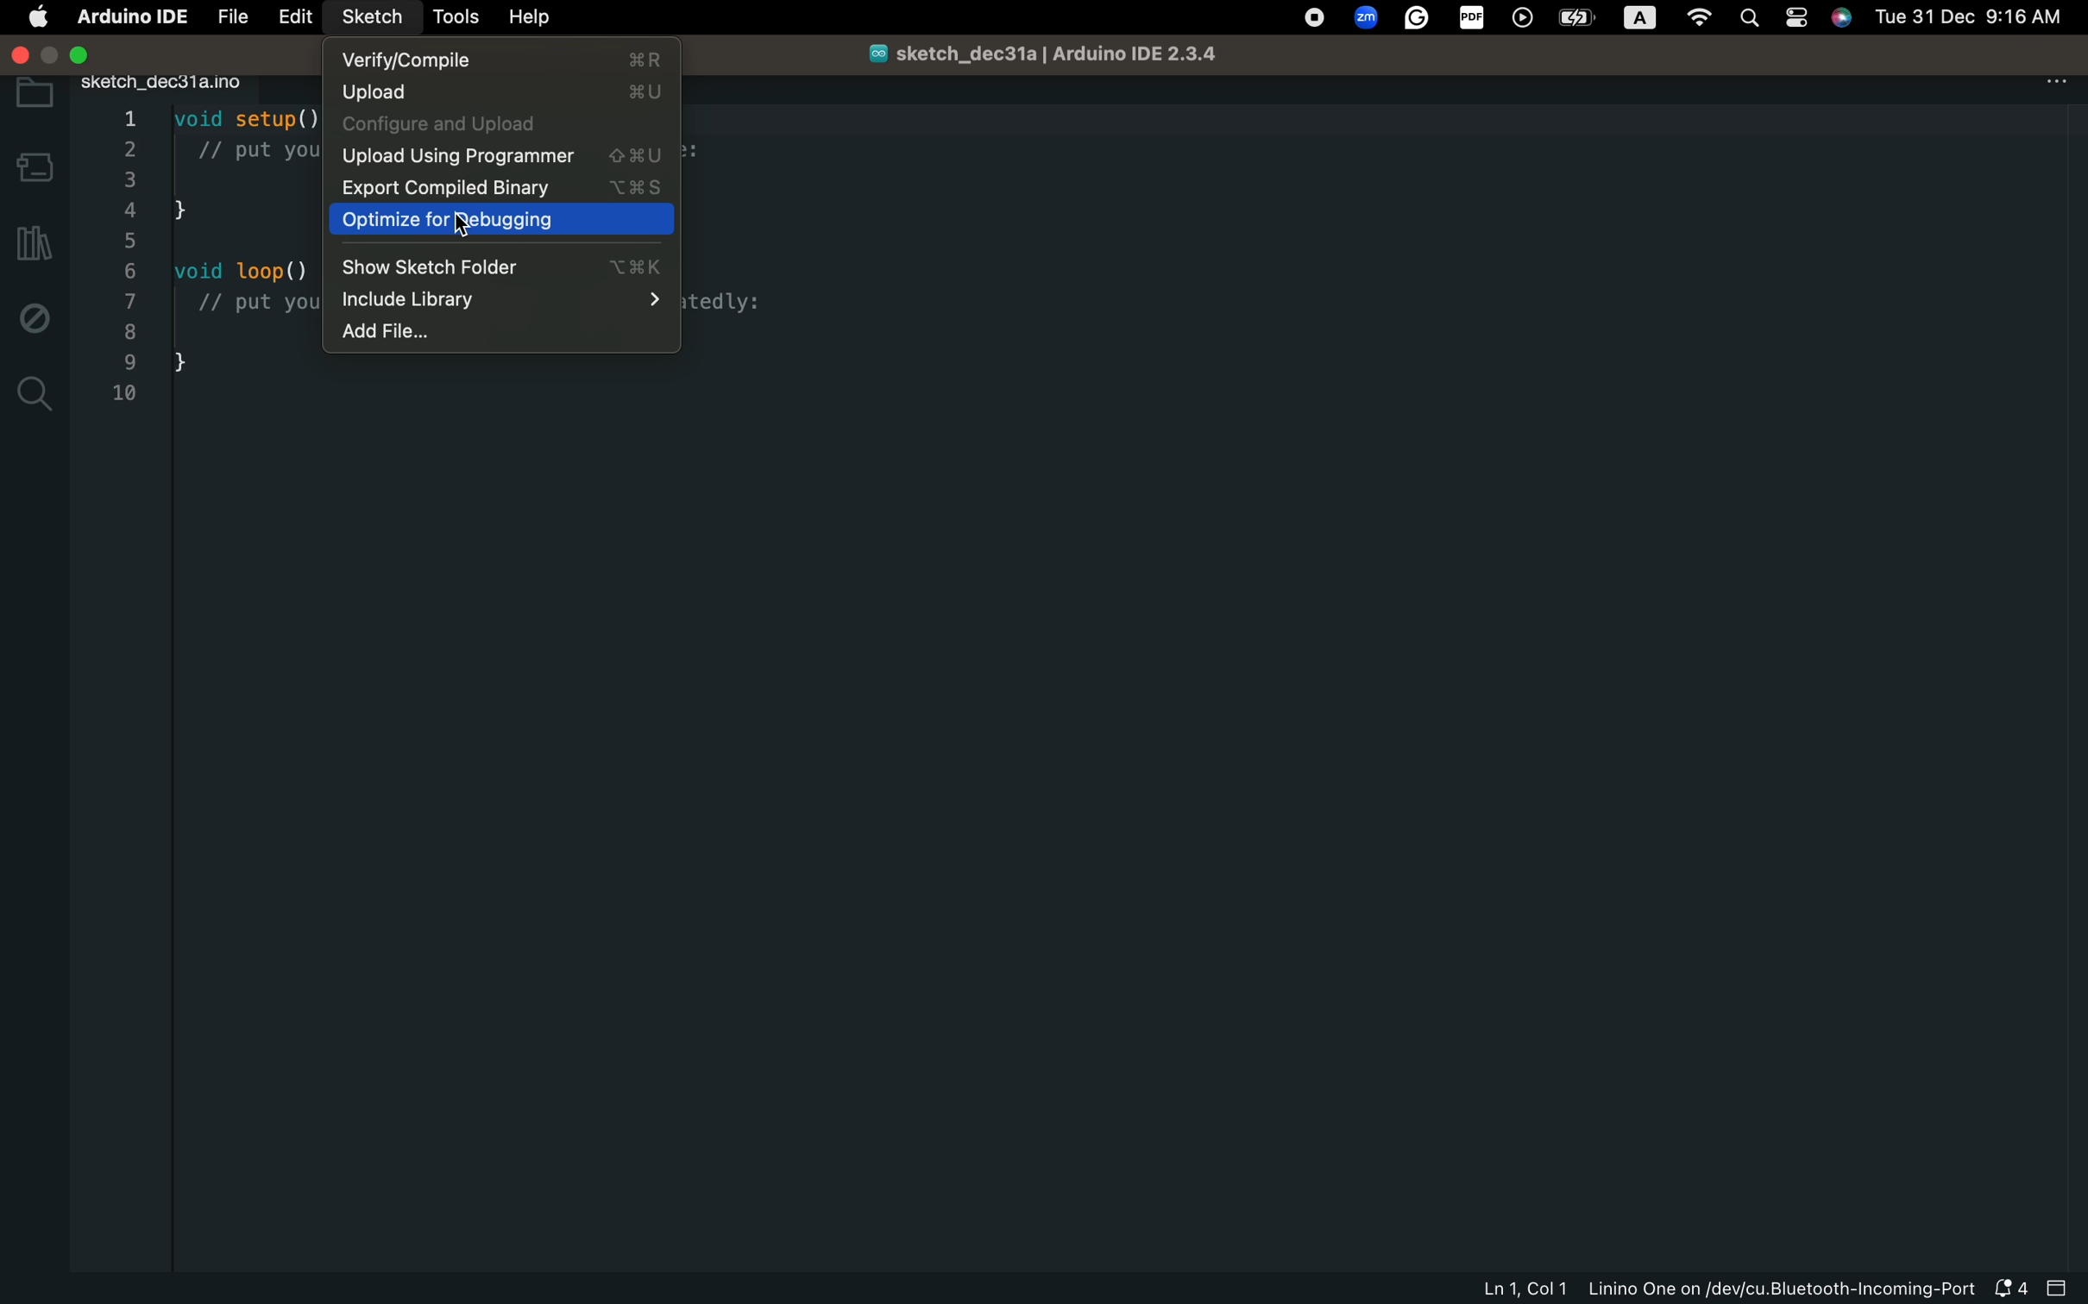  What do you see at coordinates (501, 221) in the screenshot?
I see `optimize` at bounding box center [501, 221].